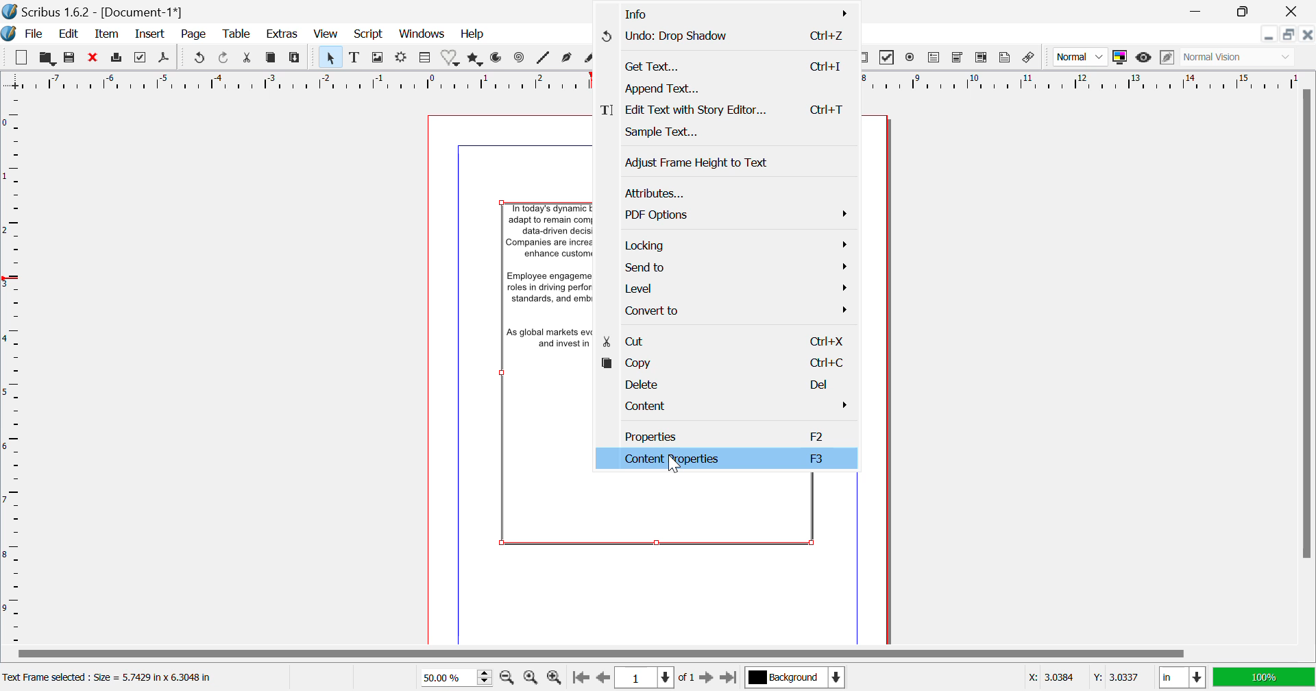  I want to click on Send to, so click(729, 267).